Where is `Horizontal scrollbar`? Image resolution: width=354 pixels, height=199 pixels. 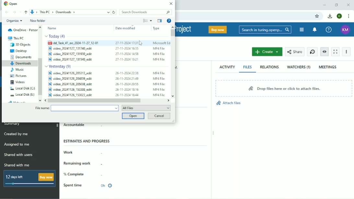
Horizontal scrollbar is located at coordinates (94, 100).